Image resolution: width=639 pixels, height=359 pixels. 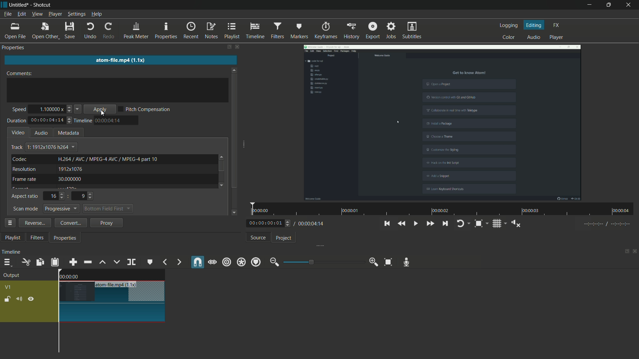 What do you see at coordinates (25, 170) in the screenshot?
I see `resolution` at bounding box center [25, 170].